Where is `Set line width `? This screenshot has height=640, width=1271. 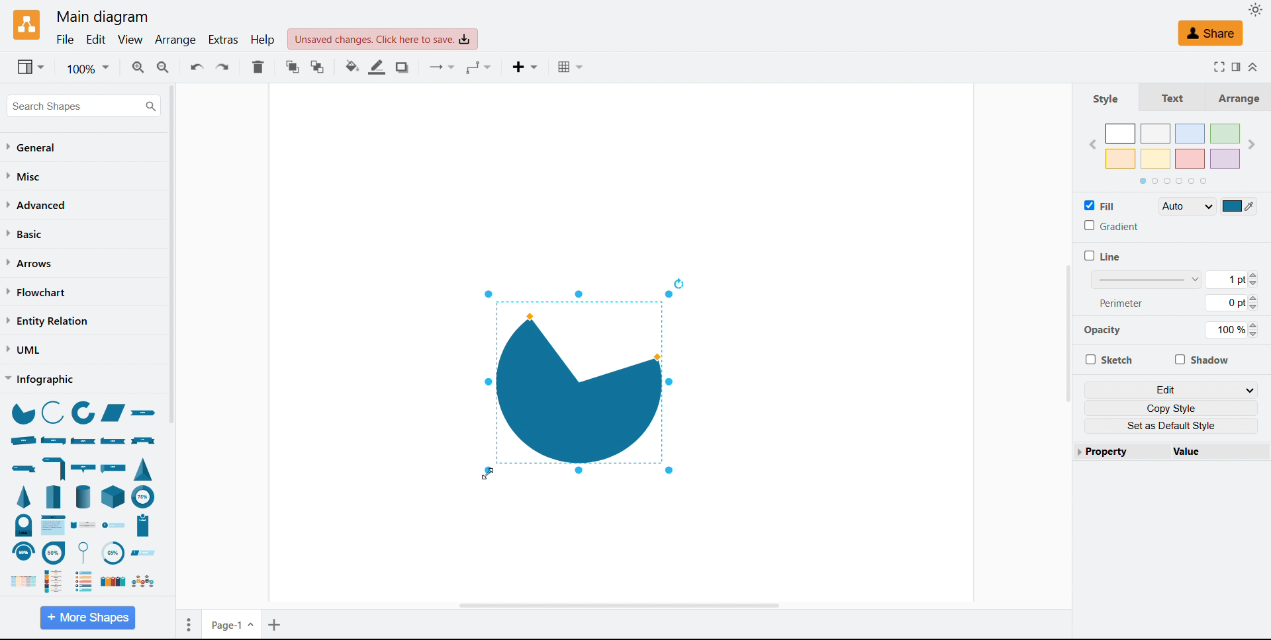 Set line width  is located at coordinates (1174, 279).